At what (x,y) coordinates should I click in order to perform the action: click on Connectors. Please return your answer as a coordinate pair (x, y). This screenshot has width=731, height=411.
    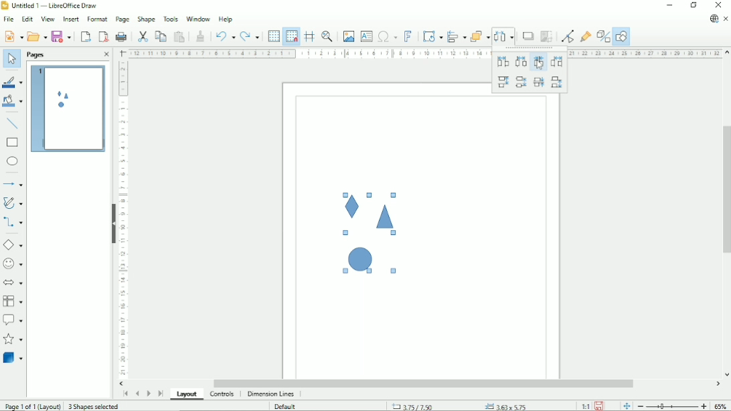
    Looking at the image, I should click on (13, 223).